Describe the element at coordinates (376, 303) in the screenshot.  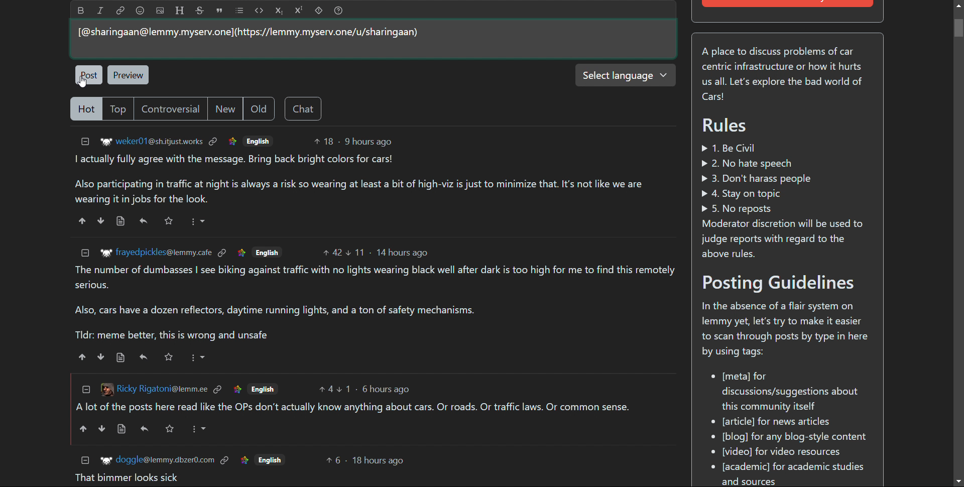
I see `The number of dumbasses | see biking against traffic with no lights wearing black well after dark is too high for me to find this remotely
serious.

Also, cars have a dozen reflectors, daytime running lights, and a ton of safety mechanisms.

Tldr: meme better, this is wrong and unsafe` at that location.